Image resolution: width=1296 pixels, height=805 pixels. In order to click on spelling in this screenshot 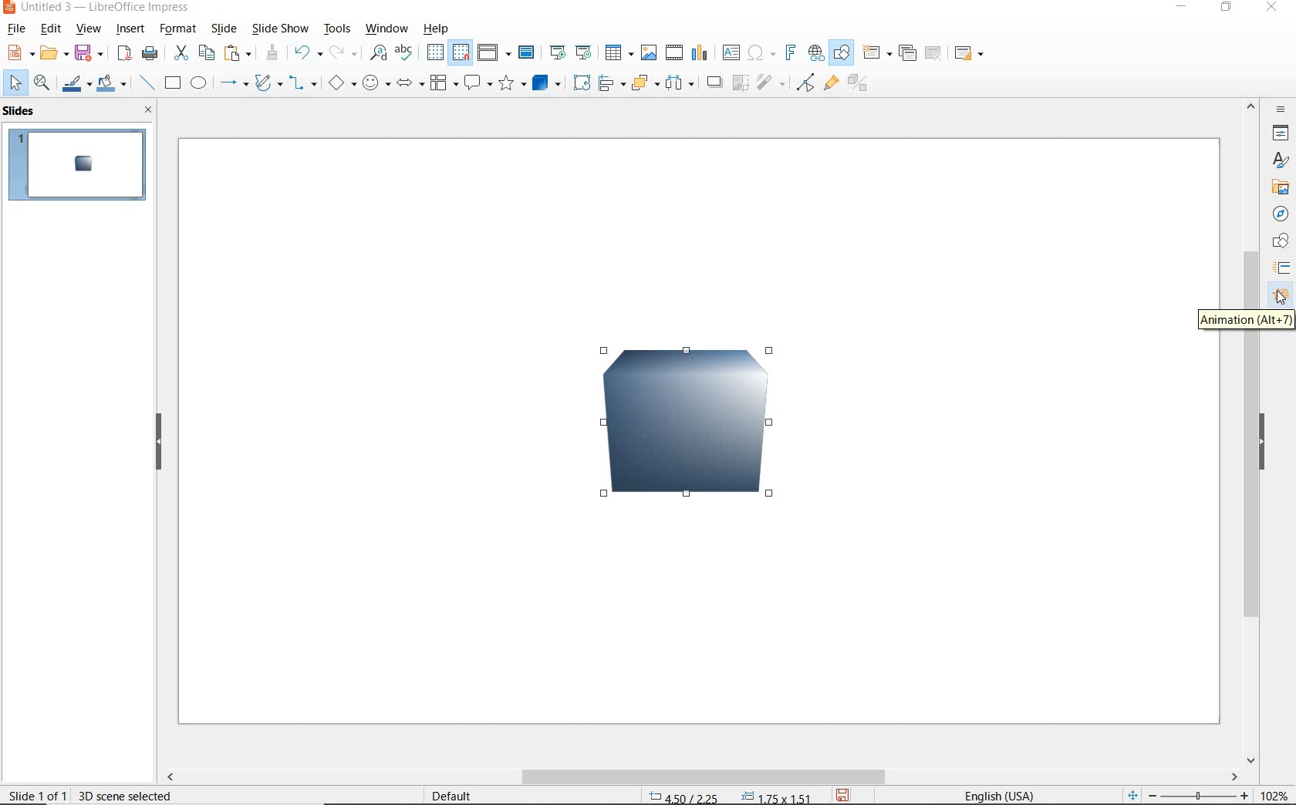, I will do `click(403, 53)`.